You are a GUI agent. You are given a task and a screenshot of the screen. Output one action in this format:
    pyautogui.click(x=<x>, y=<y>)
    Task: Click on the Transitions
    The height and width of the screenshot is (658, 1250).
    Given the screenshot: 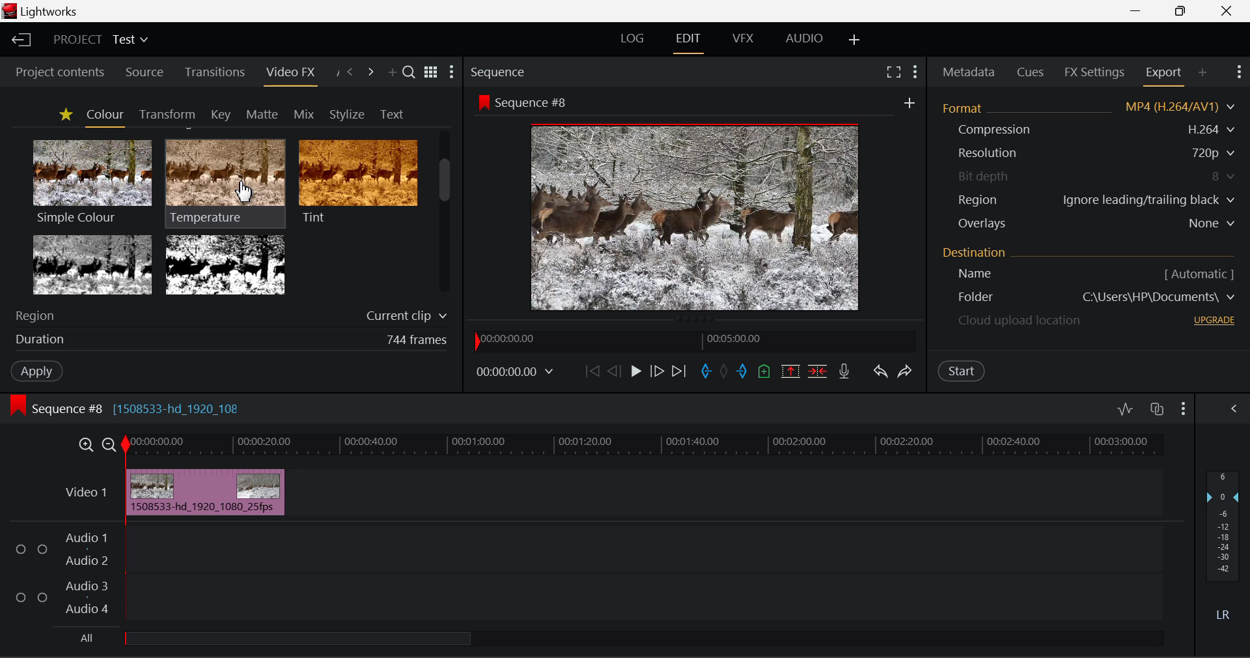 What is the action you would take?
    pyautogui.click(x=214, y=72)
    